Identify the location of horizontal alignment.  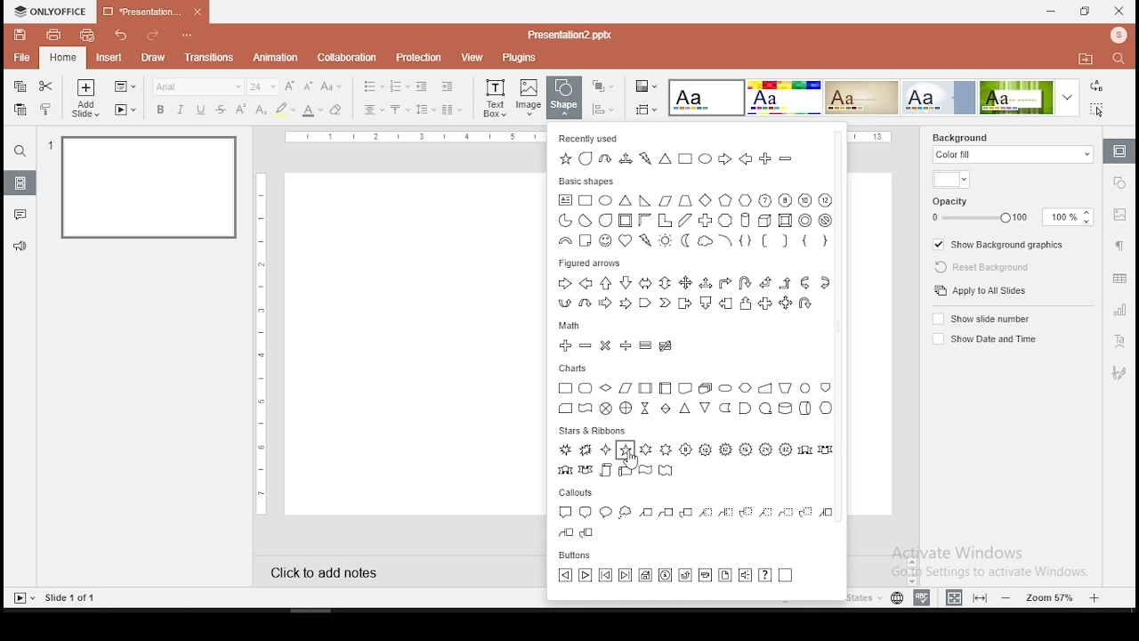
(374, 110).